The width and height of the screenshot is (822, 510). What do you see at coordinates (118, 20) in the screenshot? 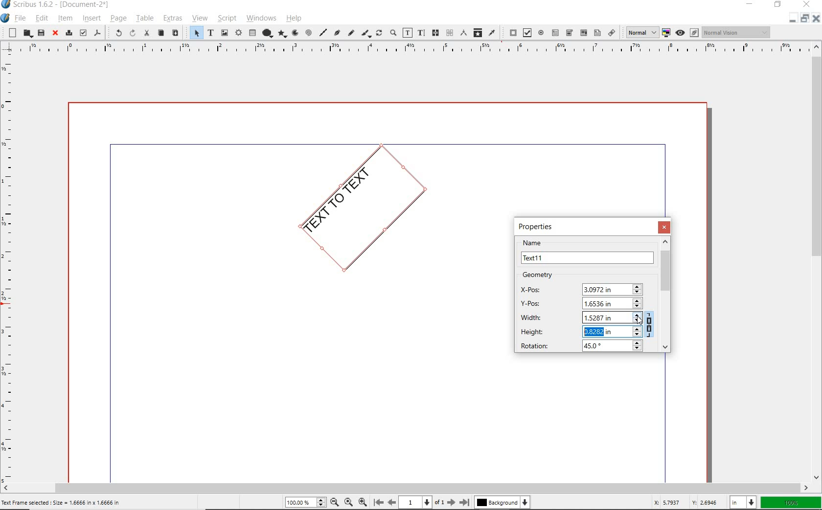
I see `page` at bounding box center [118, 20].